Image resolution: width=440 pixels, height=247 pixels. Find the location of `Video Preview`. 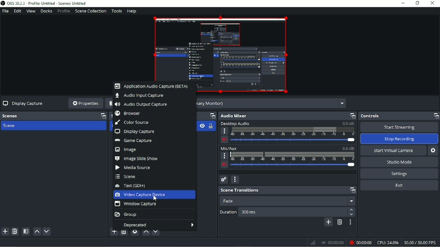

Video Preview is located at coordinates (220, 47).